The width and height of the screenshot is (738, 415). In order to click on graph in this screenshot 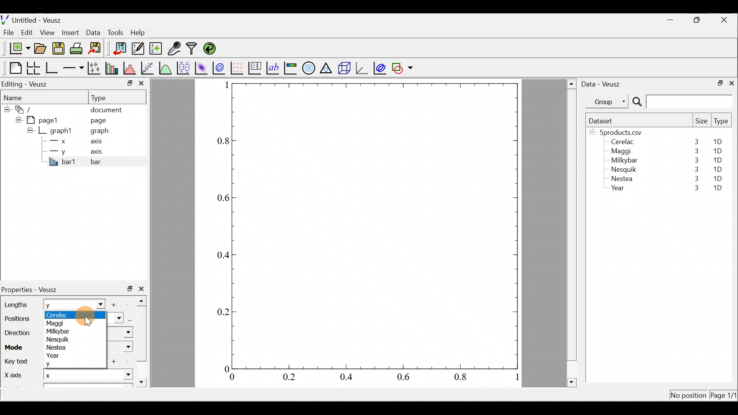, I will do `click(100, 132)`.